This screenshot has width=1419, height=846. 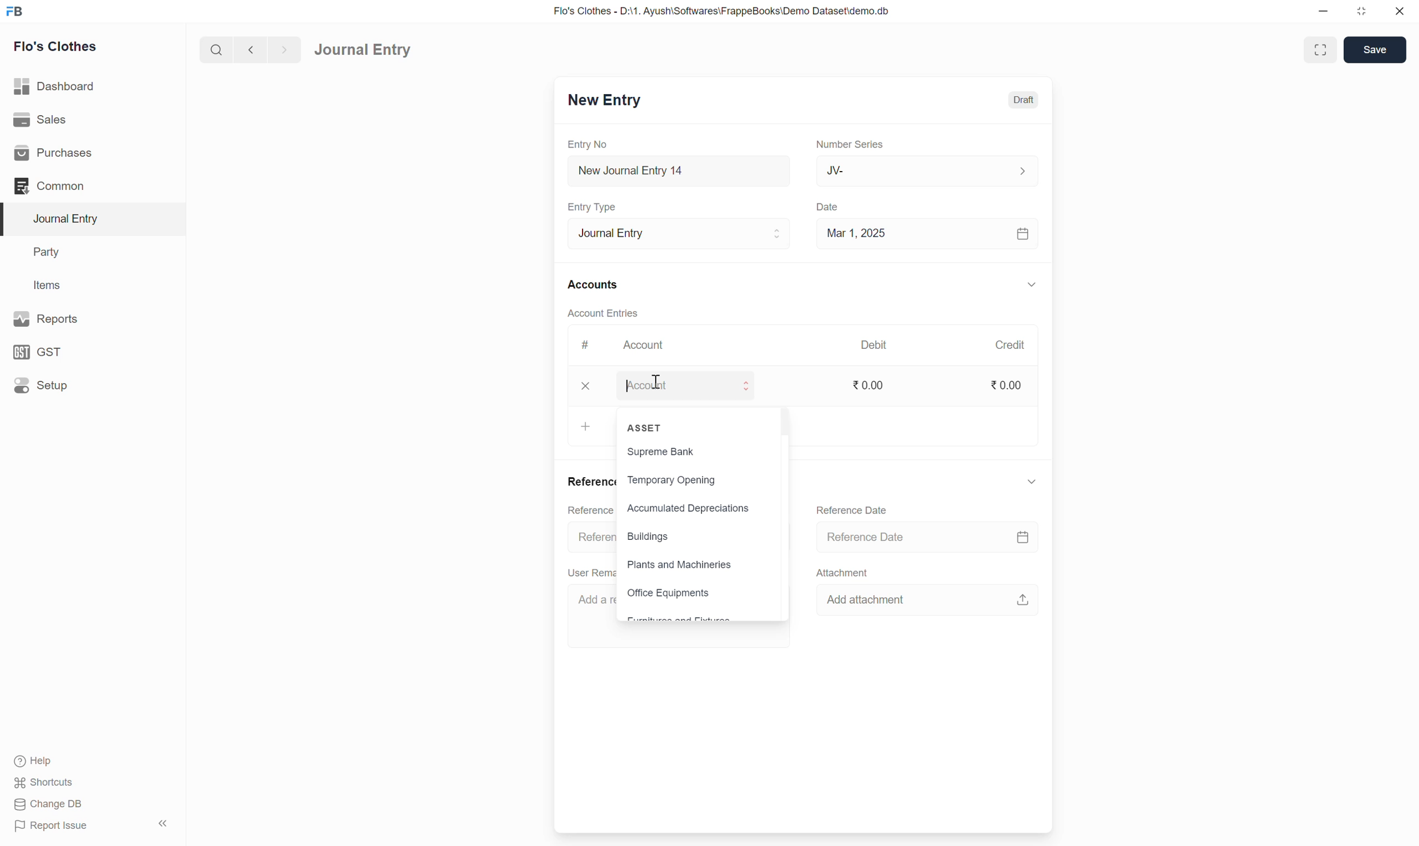 What do you see at coordinates (591, 481) in the screenshot?
I see `Reference` at bounding box center [591, 481].